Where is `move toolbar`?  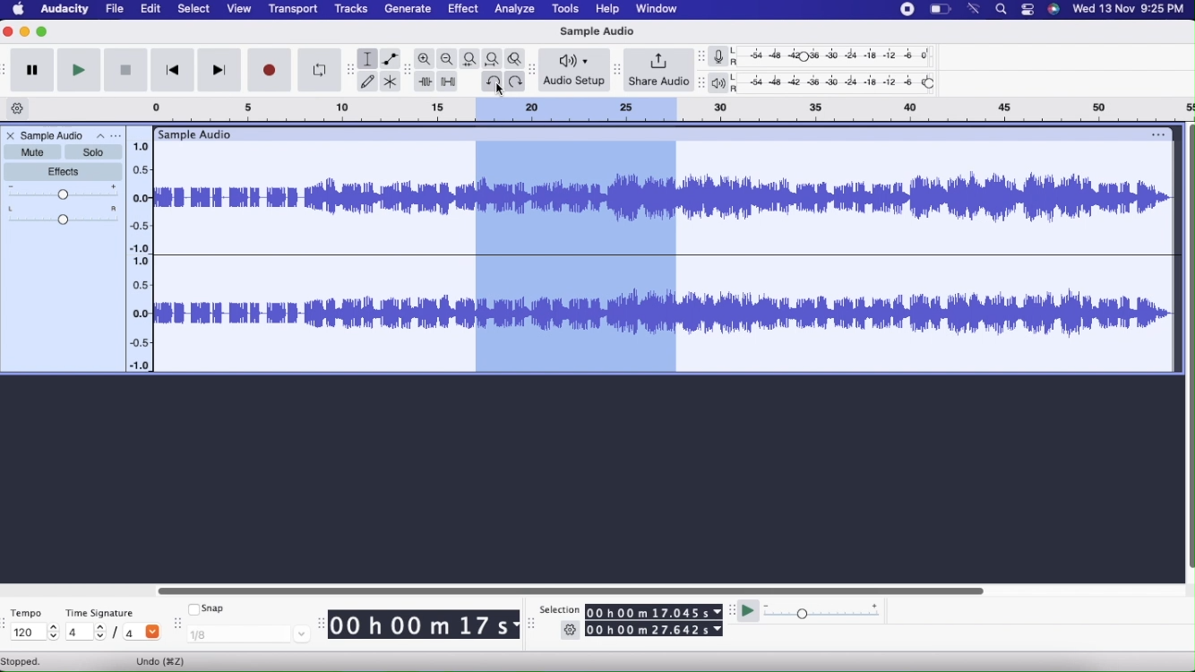
move toolbar is located at coordinates (7, 68).